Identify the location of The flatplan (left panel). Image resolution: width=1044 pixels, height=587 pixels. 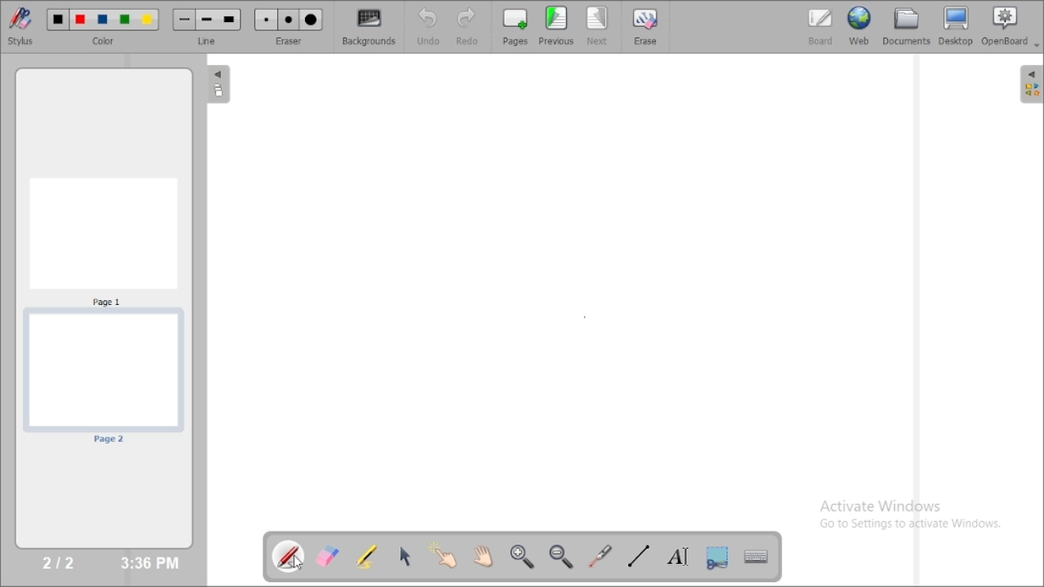
(217, 86).